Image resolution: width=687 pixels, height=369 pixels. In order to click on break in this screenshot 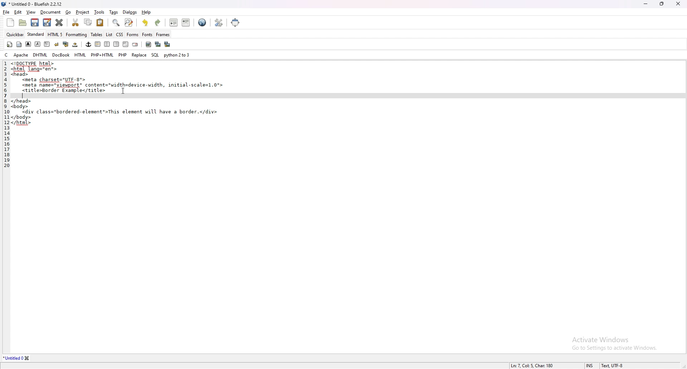, I will do `click(57, 44)`.